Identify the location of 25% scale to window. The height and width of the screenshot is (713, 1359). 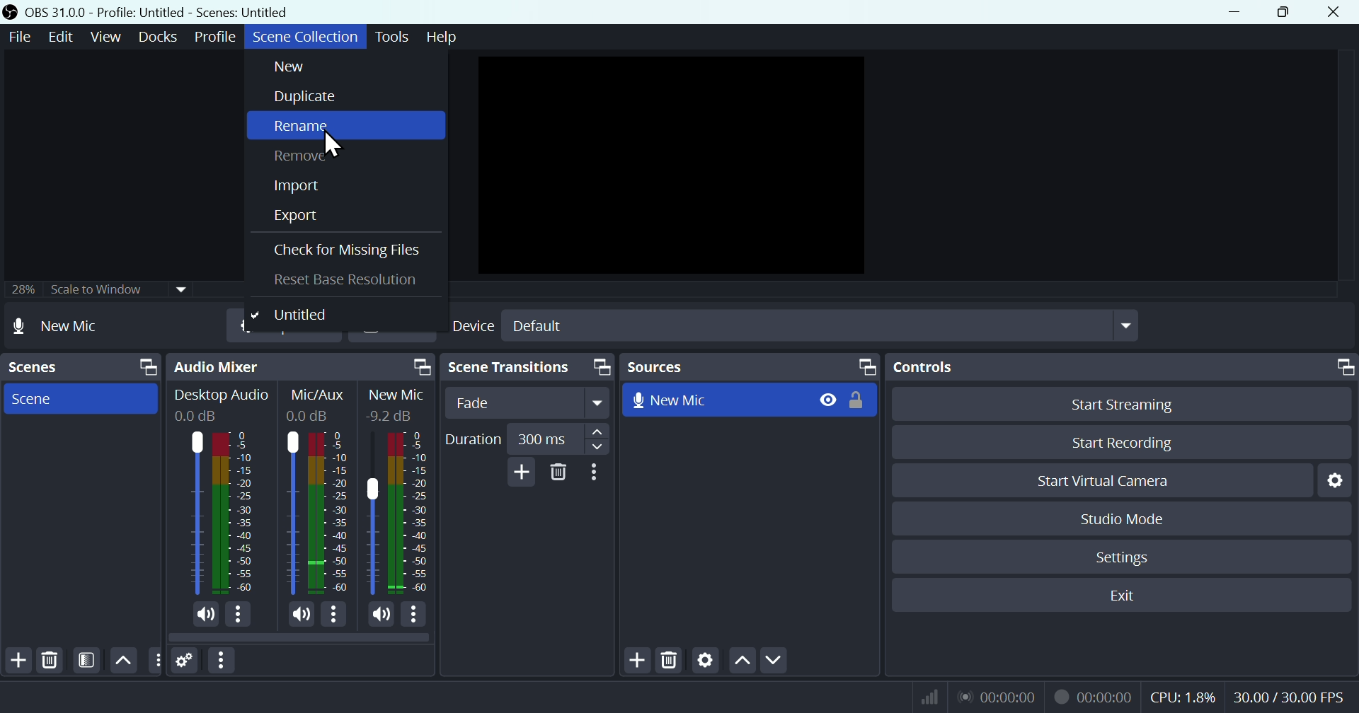
(93, 291).